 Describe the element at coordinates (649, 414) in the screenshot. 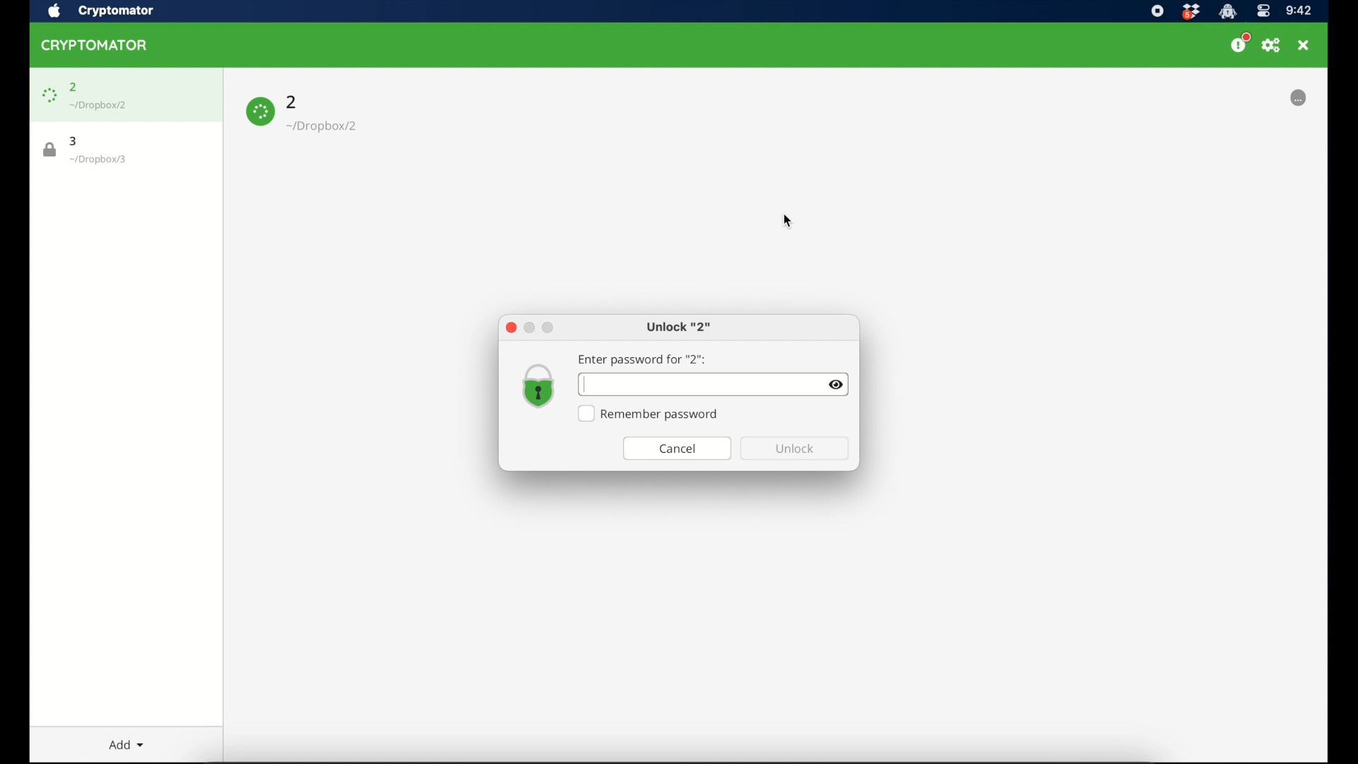

I see `remember password checkbox` at that location.